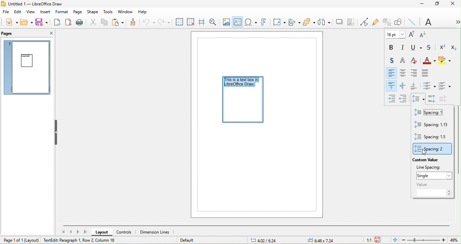 This screenshot has height=244, width=461. I want to click on text box, so click(238, 22).